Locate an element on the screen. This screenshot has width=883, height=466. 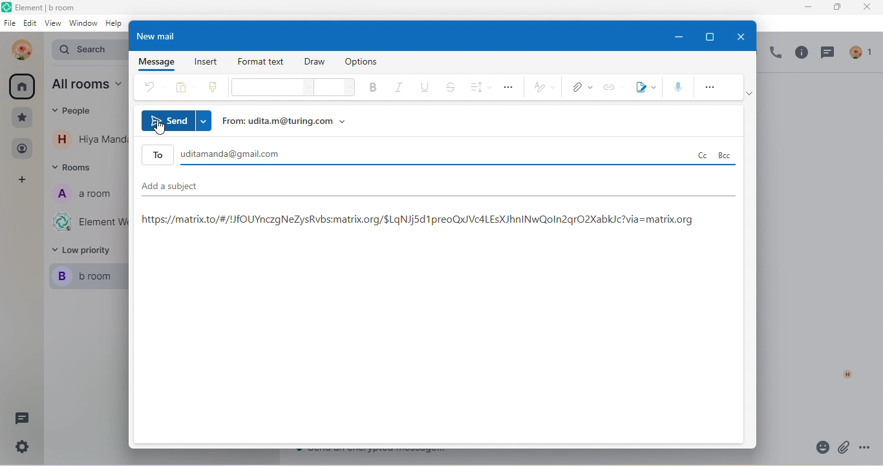
draw is located at coordinates (317, 63).